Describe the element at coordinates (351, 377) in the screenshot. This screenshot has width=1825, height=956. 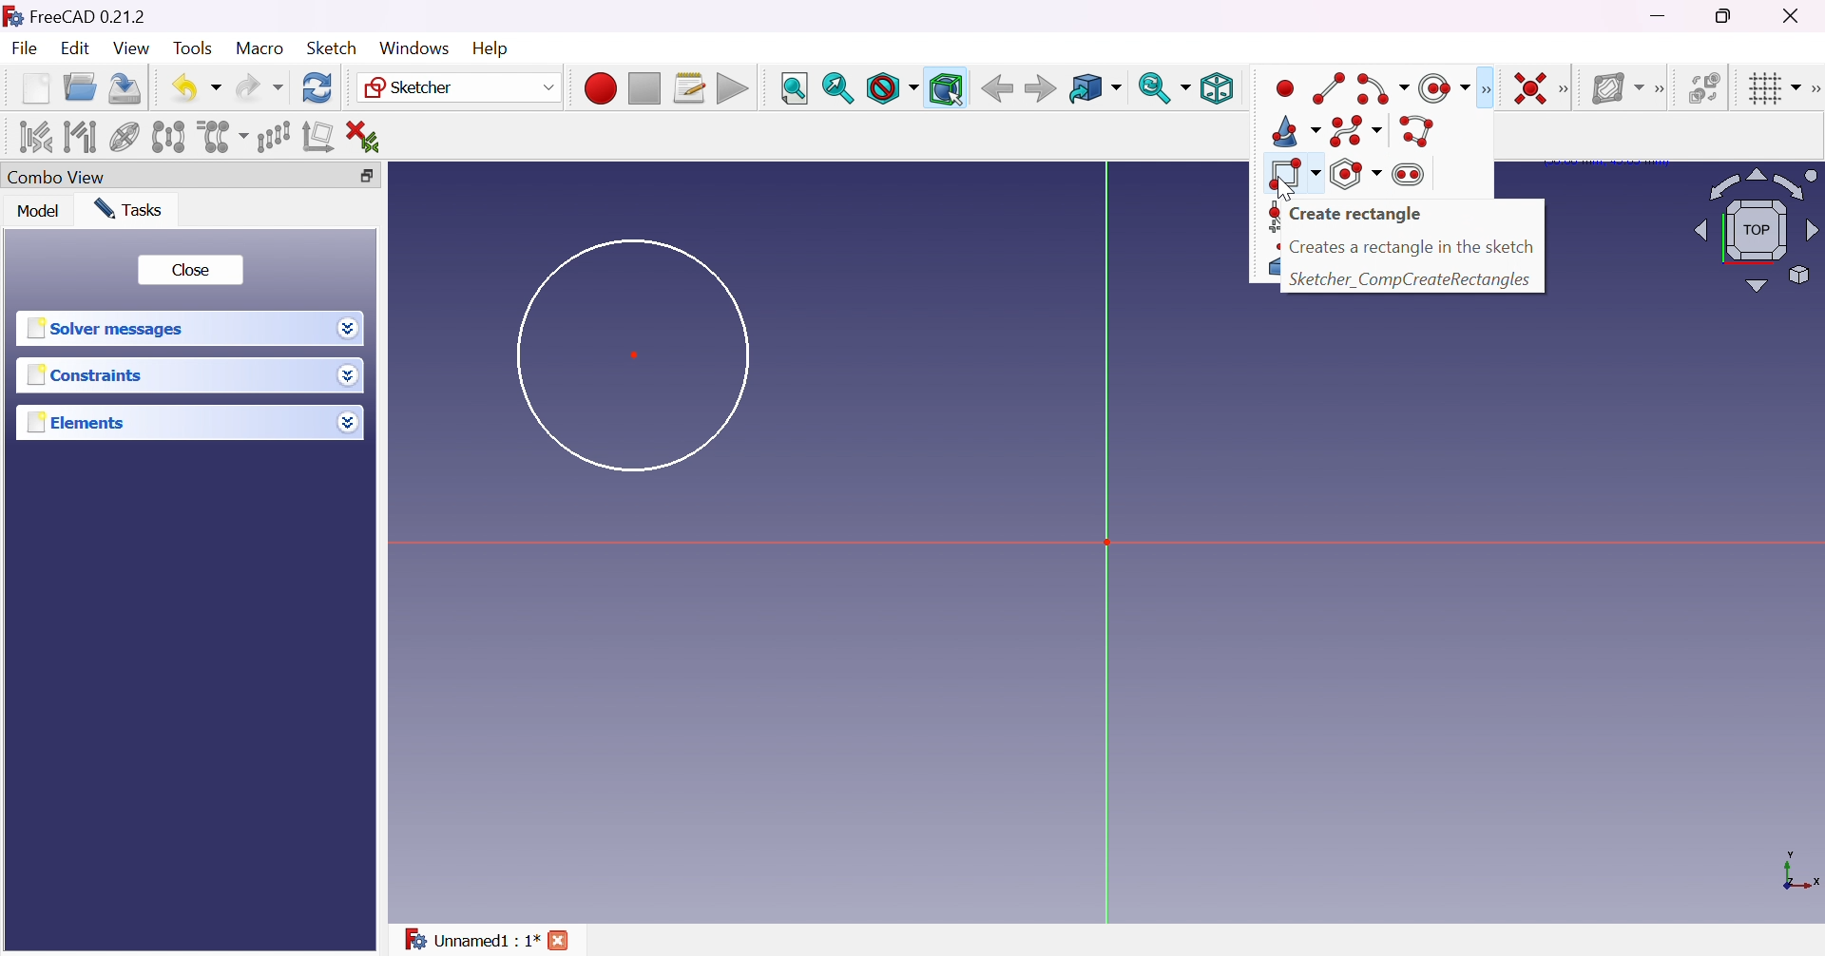
I see `Drop` at that location.